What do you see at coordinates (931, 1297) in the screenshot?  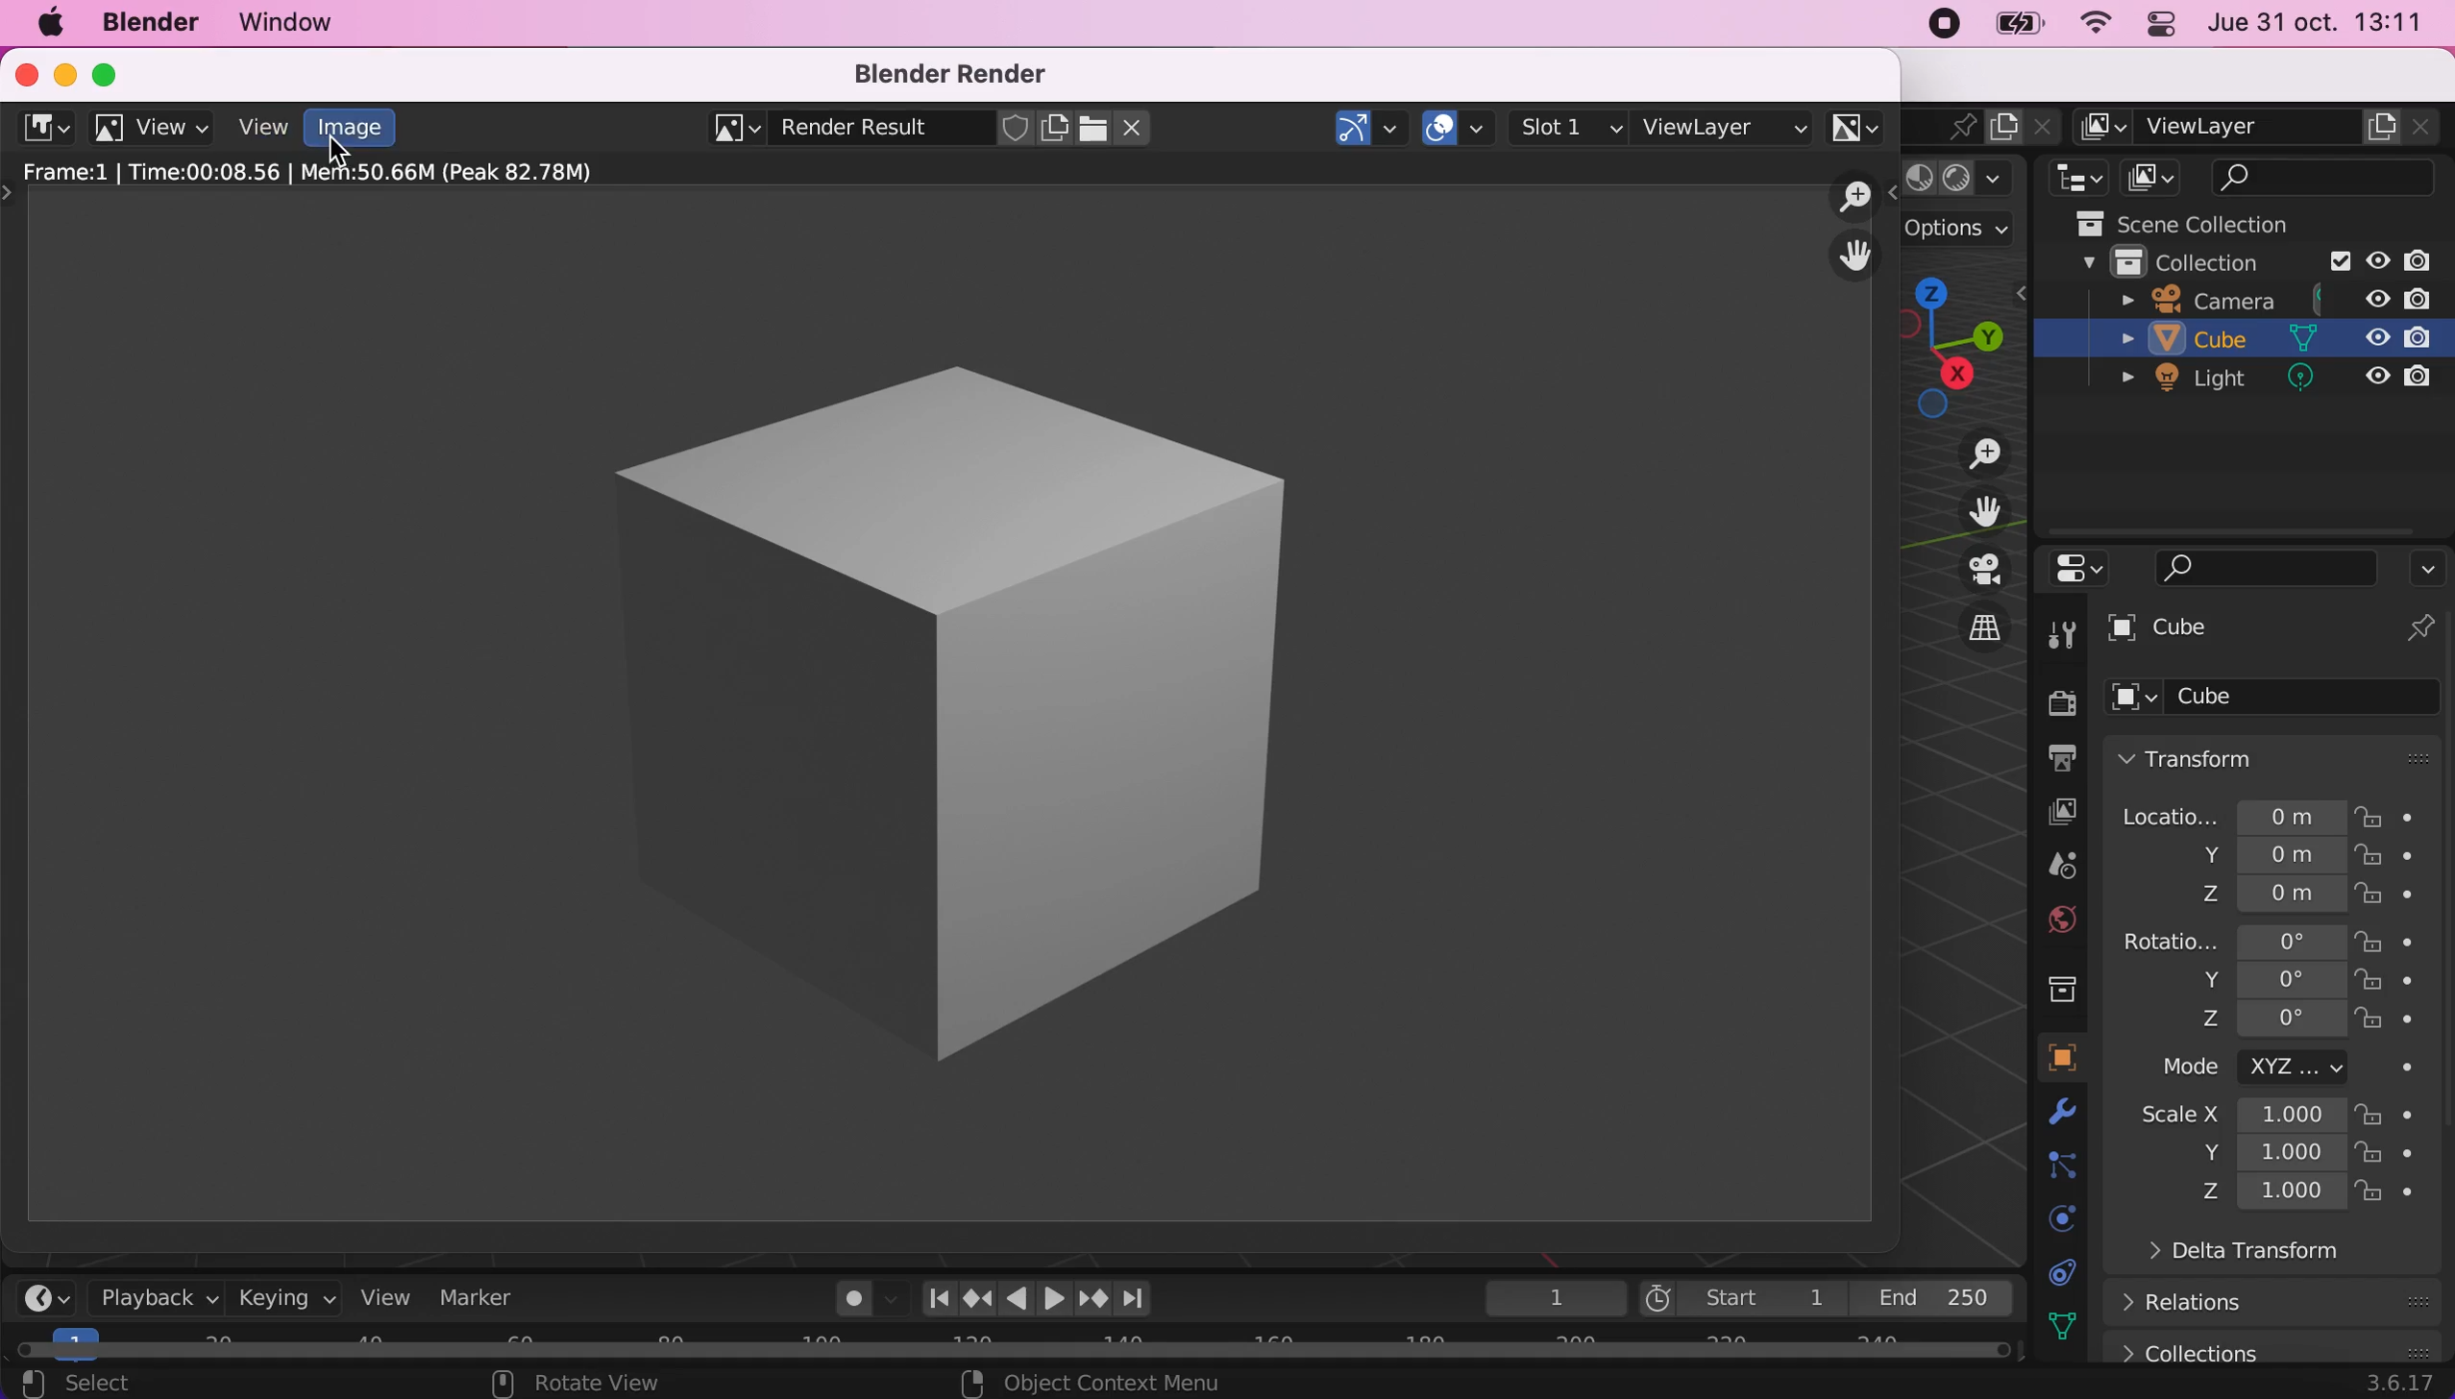 I see `Jump to first` at bounding box center [931, 1297].